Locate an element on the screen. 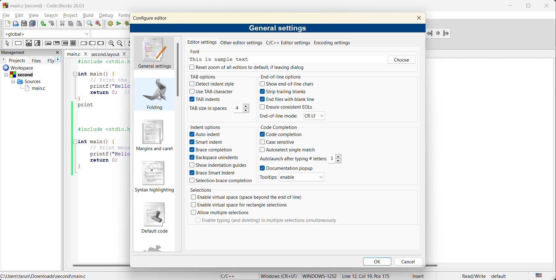 The width and height of the screenshot is (556, 280). return instruction is located at coordinates (101, 44).